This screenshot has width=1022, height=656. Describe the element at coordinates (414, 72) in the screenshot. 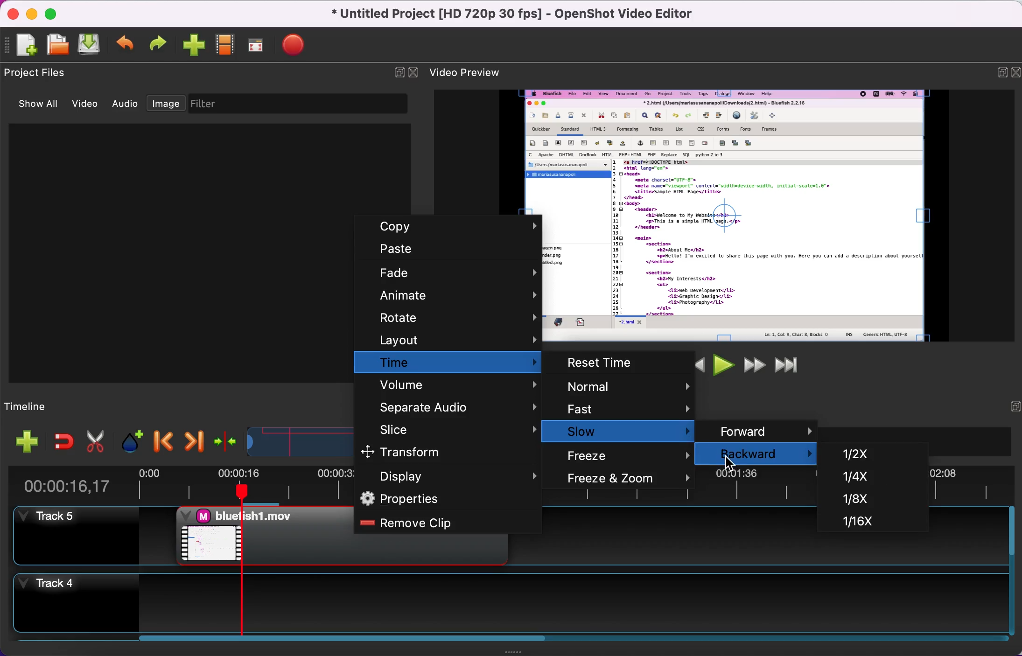

I see `close` at that location.